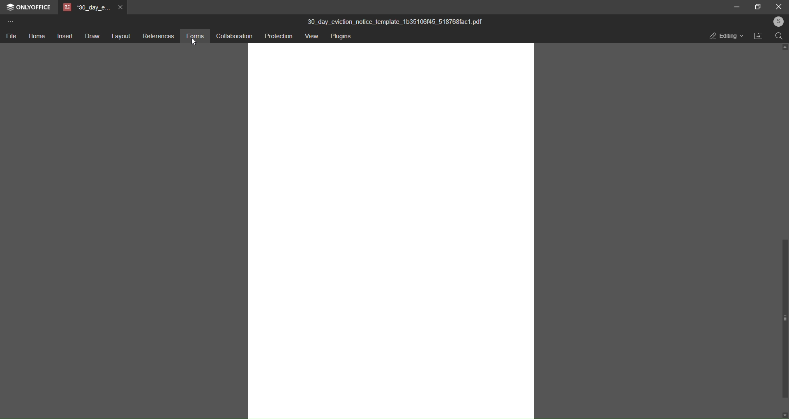  I want to click on canvas, so click(391, 232).